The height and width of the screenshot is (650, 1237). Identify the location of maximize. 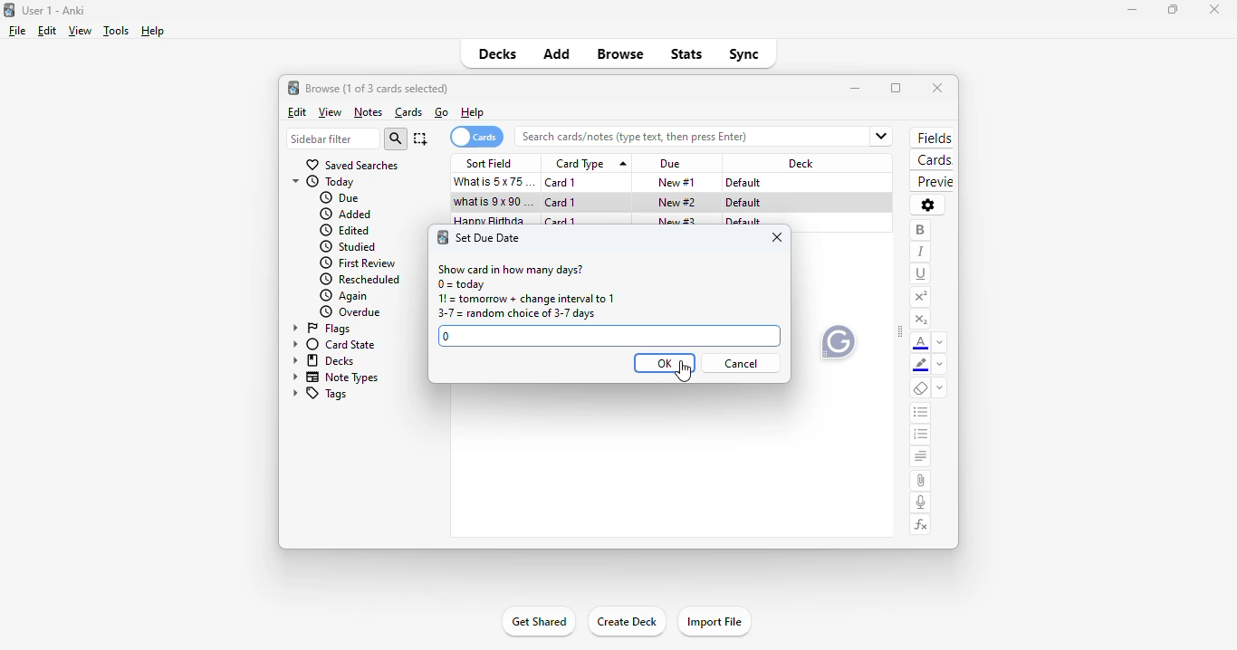
(1173, 10).